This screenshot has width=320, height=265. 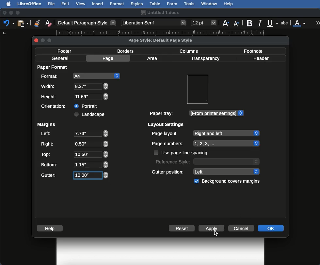 What do you see at coordinates (73, 154) in the screenshot?
I see `Top` at bounding box center [73, 154].